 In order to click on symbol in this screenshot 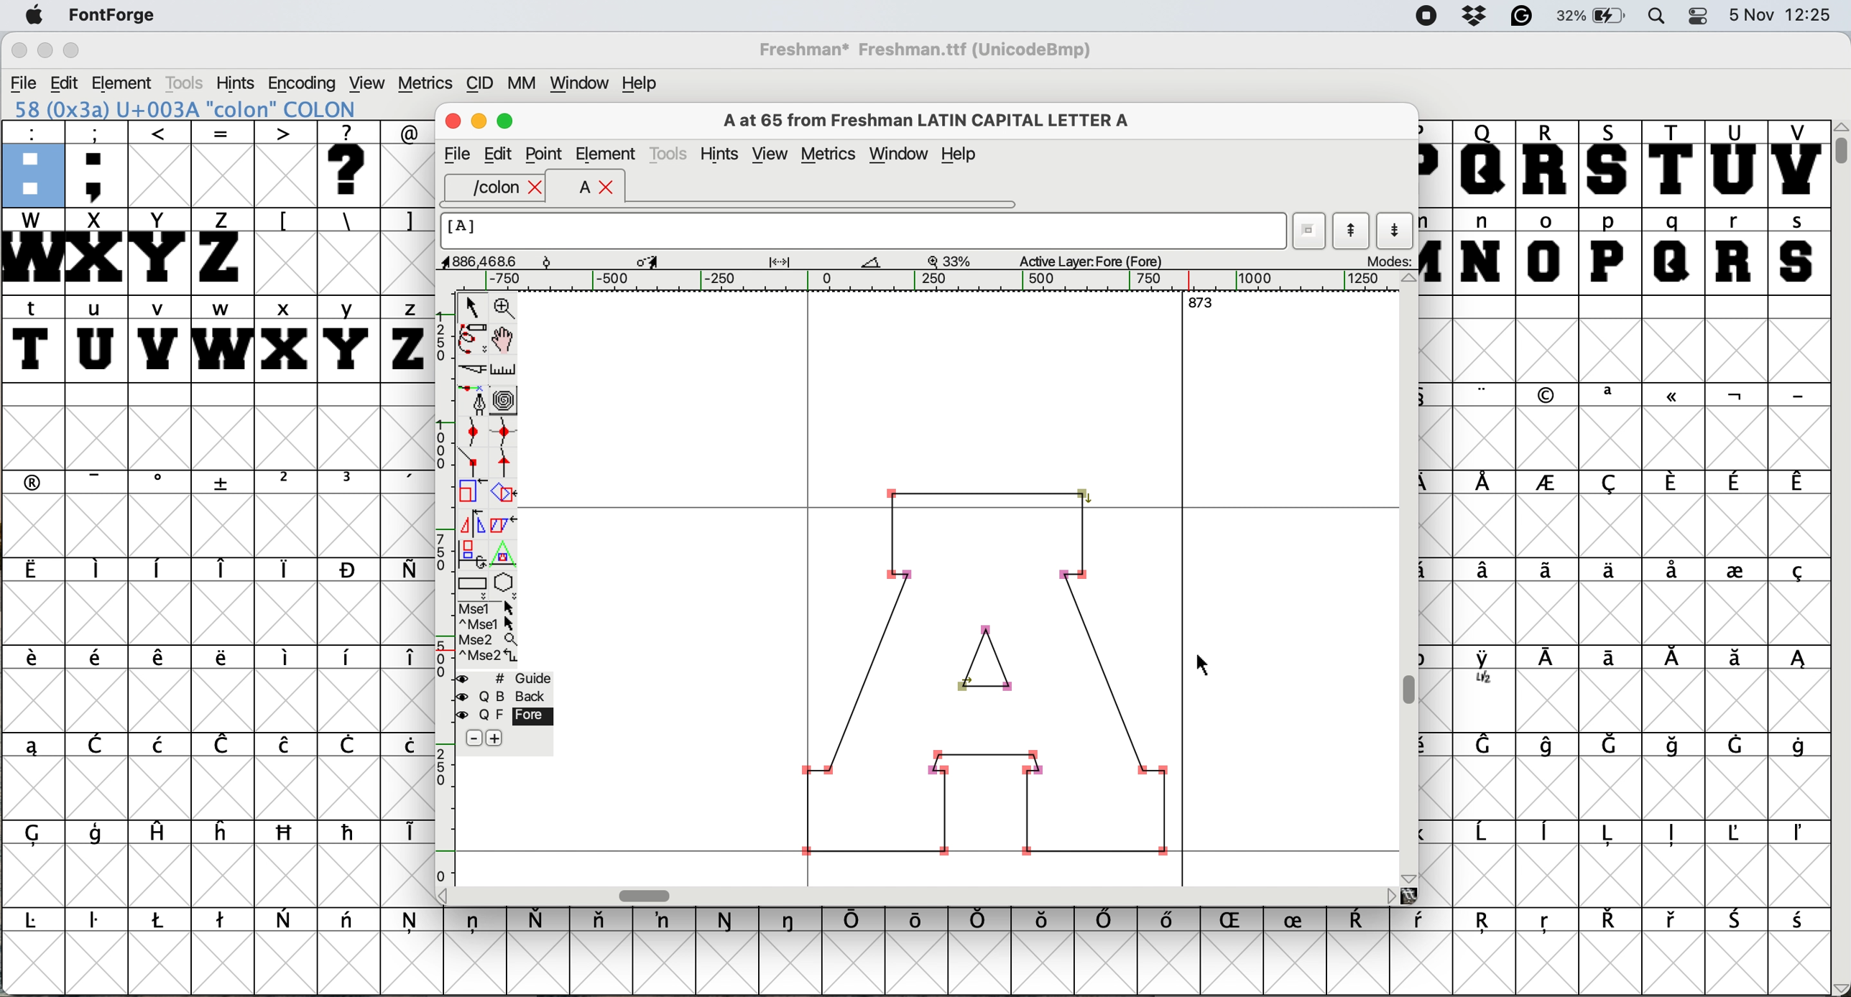, I will do `click(412, 924)`.